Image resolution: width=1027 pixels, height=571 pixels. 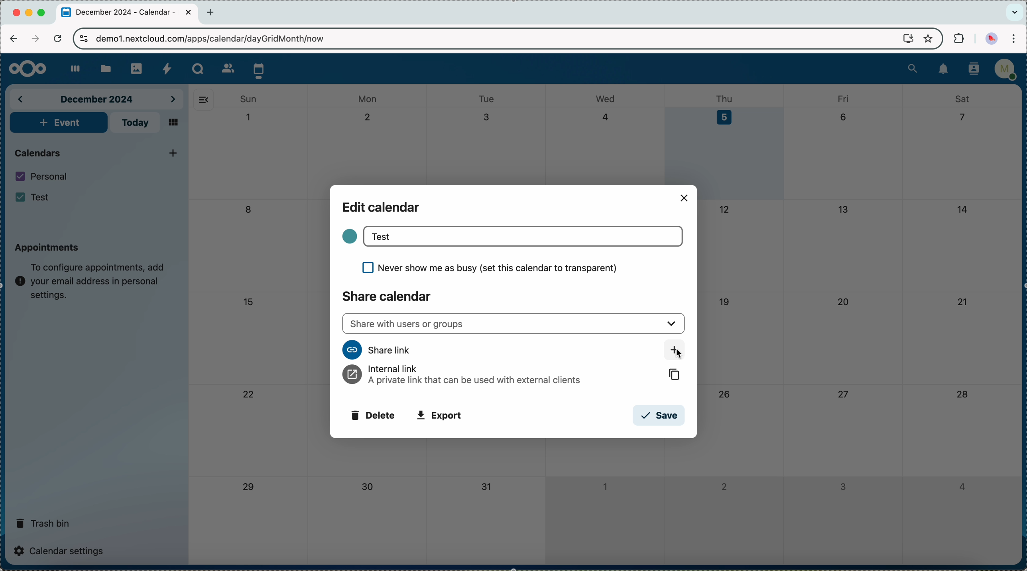 What do you see at coordinates (259, 69) in the screenshot?
I see `click on calendar` at bounding box center [259, 69].